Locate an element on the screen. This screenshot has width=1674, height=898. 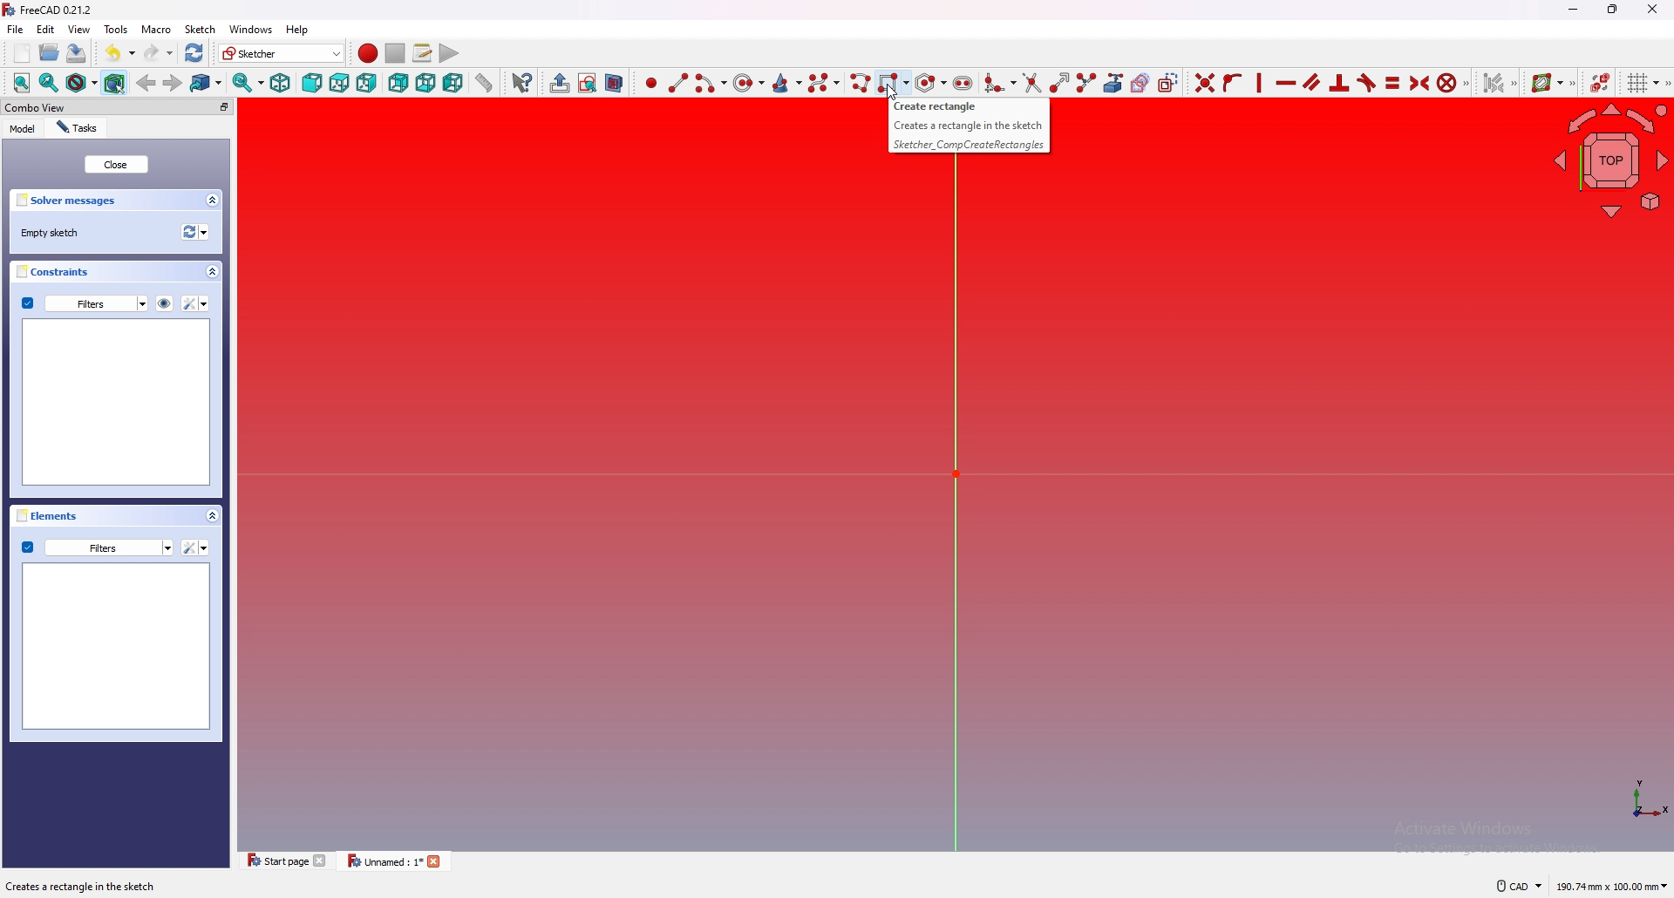
preview is located at coordinates (115, 402).